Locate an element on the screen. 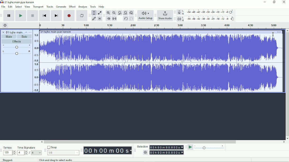 Image resolution: width=289 pixels, height=162 pixels. Tracks is located at coordinates (50, 7).